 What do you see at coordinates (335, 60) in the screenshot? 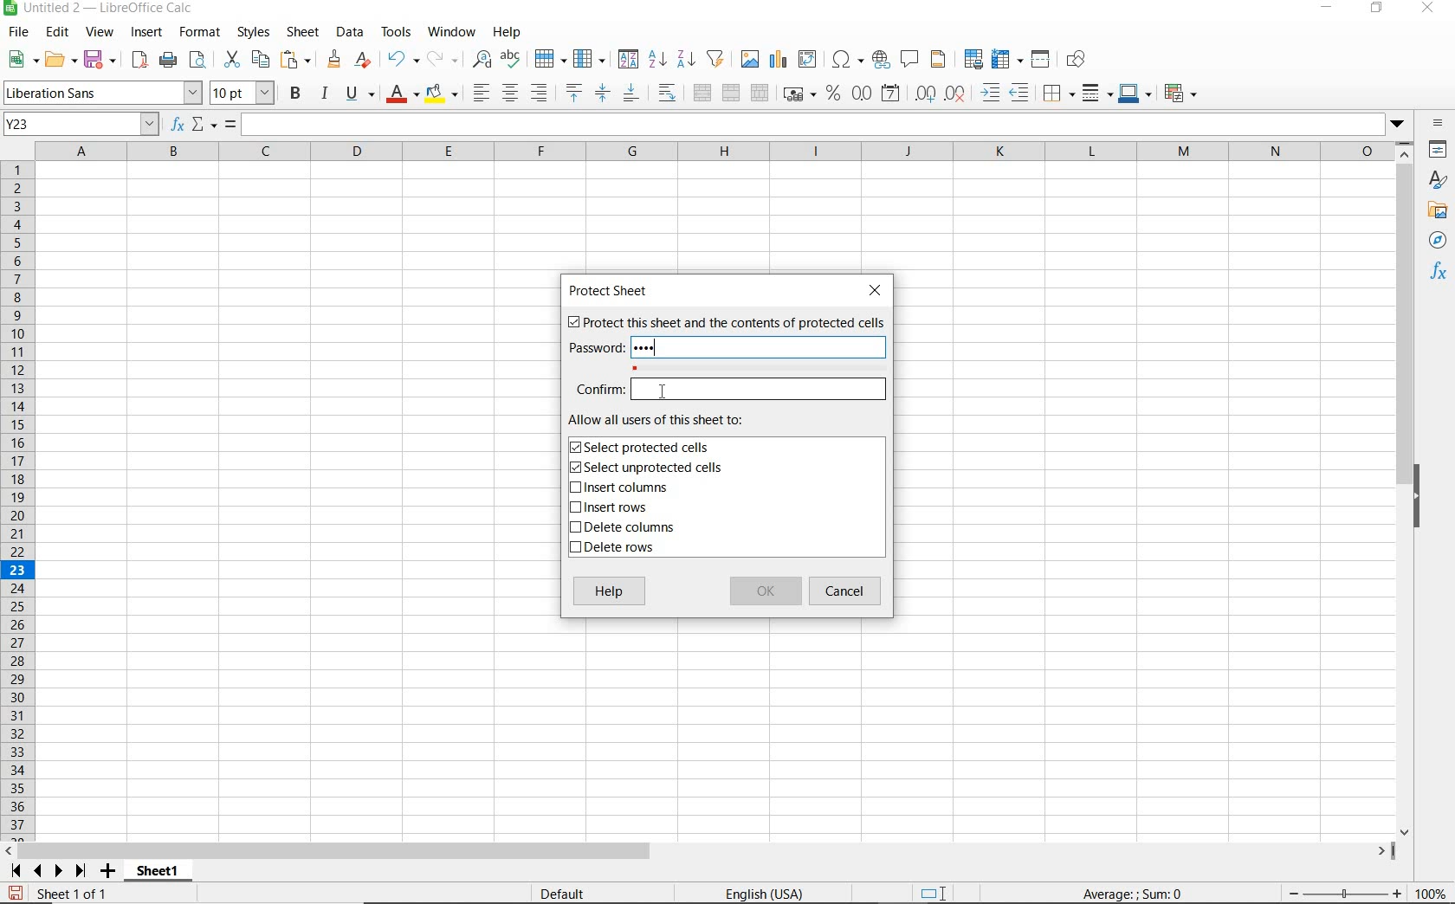
I see `CLONE FORMATTING` at bounding box center [335, 60].